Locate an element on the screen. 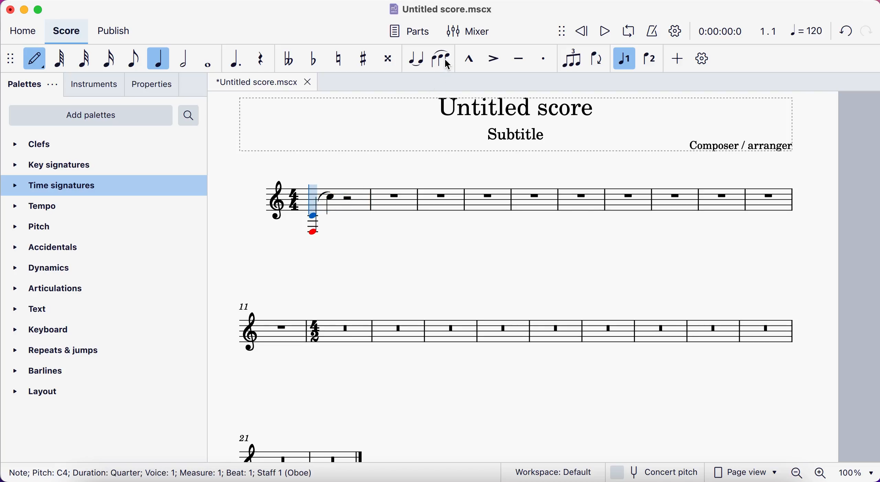 The image size is (880, 482). add palettes is located at coordinates (91, 116).